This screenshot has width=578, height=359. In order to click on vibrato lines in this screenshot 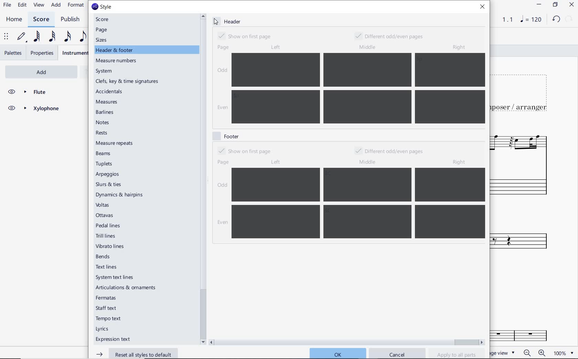, I will do `click(112, 247)`.